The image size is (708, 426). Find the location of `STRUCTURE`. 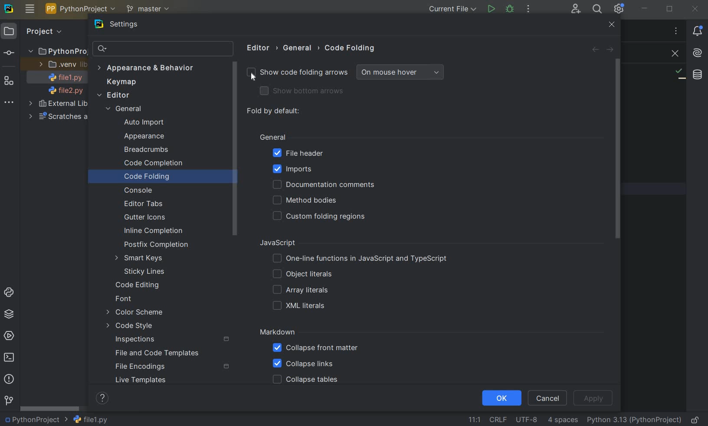

STRUCTURE is located at coordinates (10, 82).